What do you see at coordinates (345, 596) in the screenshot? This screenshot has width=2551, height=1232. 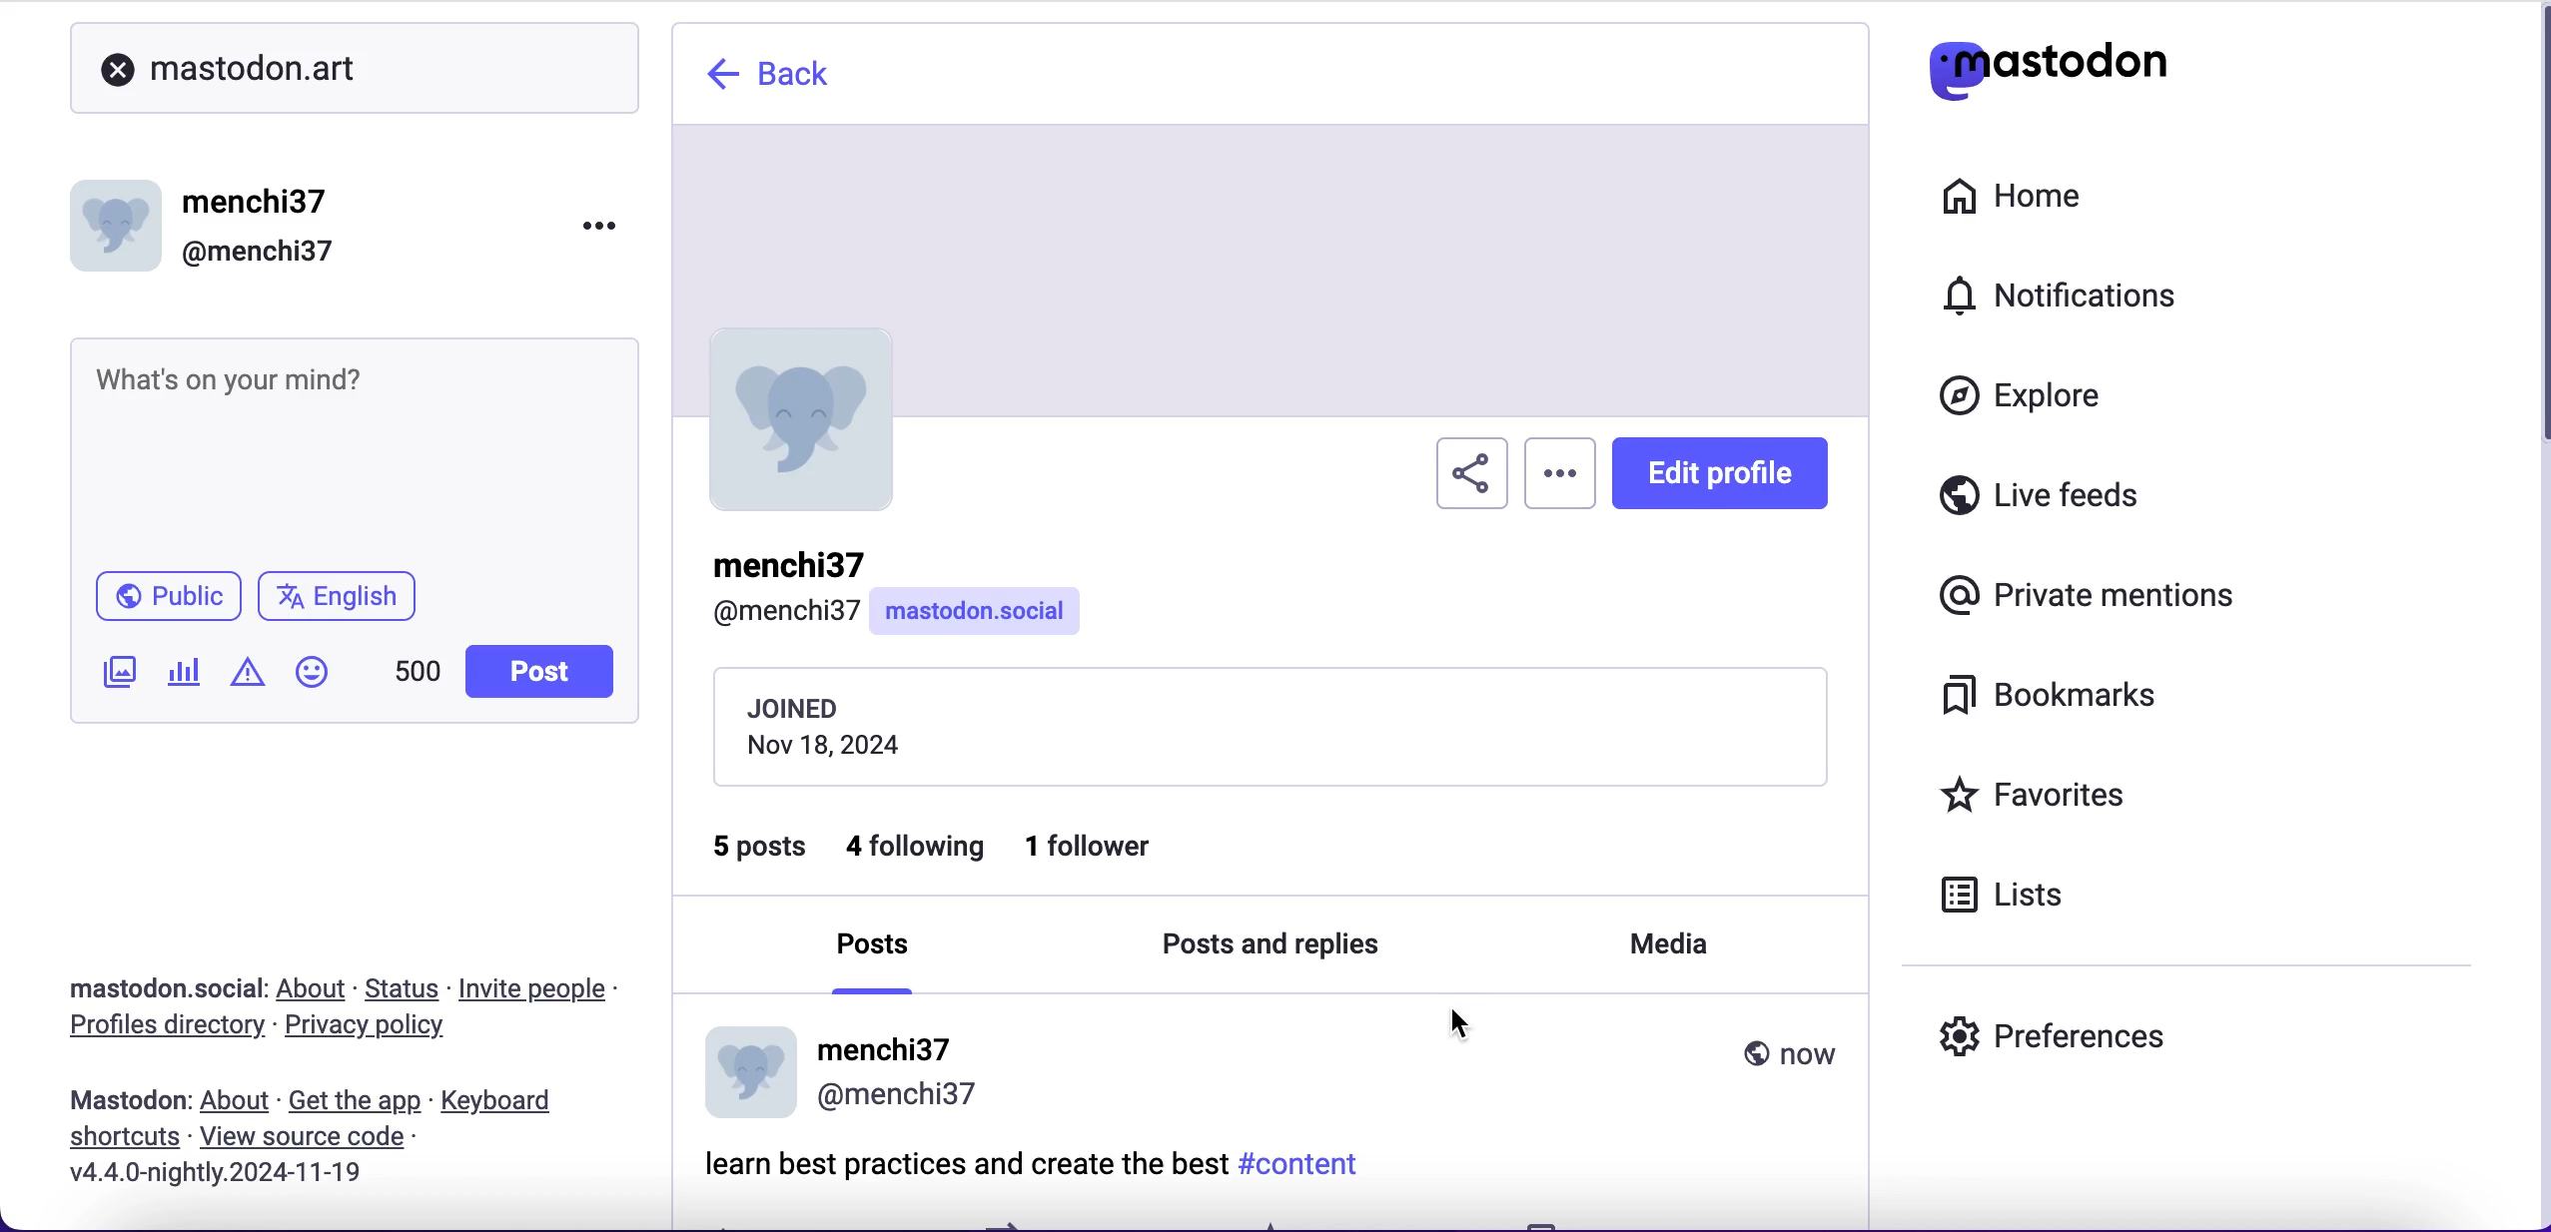 I see `english` at bounding box center [345, 596].